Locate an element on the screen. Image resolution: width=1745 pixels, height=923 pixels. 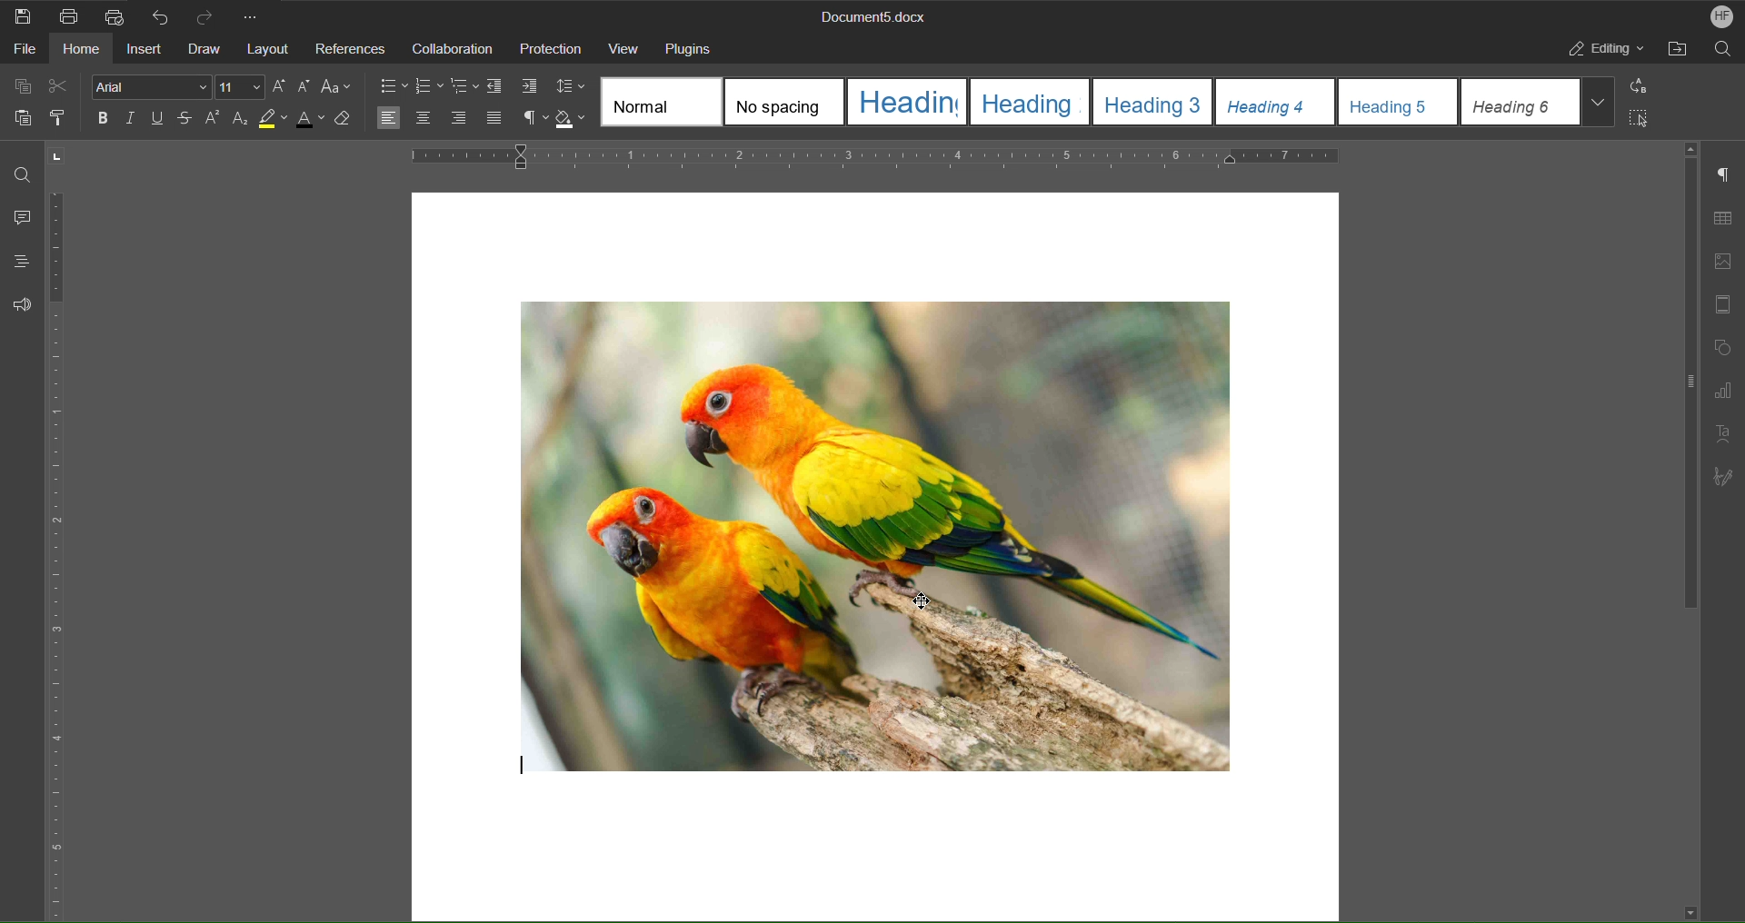
File is located at coordinates (20, 52).